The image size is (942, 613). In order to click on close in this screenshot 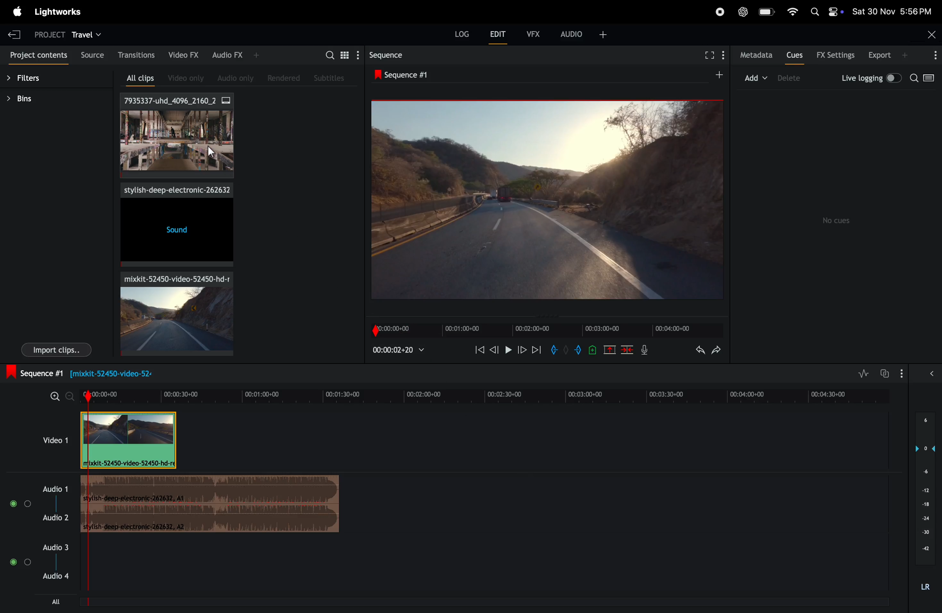, I will do `click(931, 33)`.